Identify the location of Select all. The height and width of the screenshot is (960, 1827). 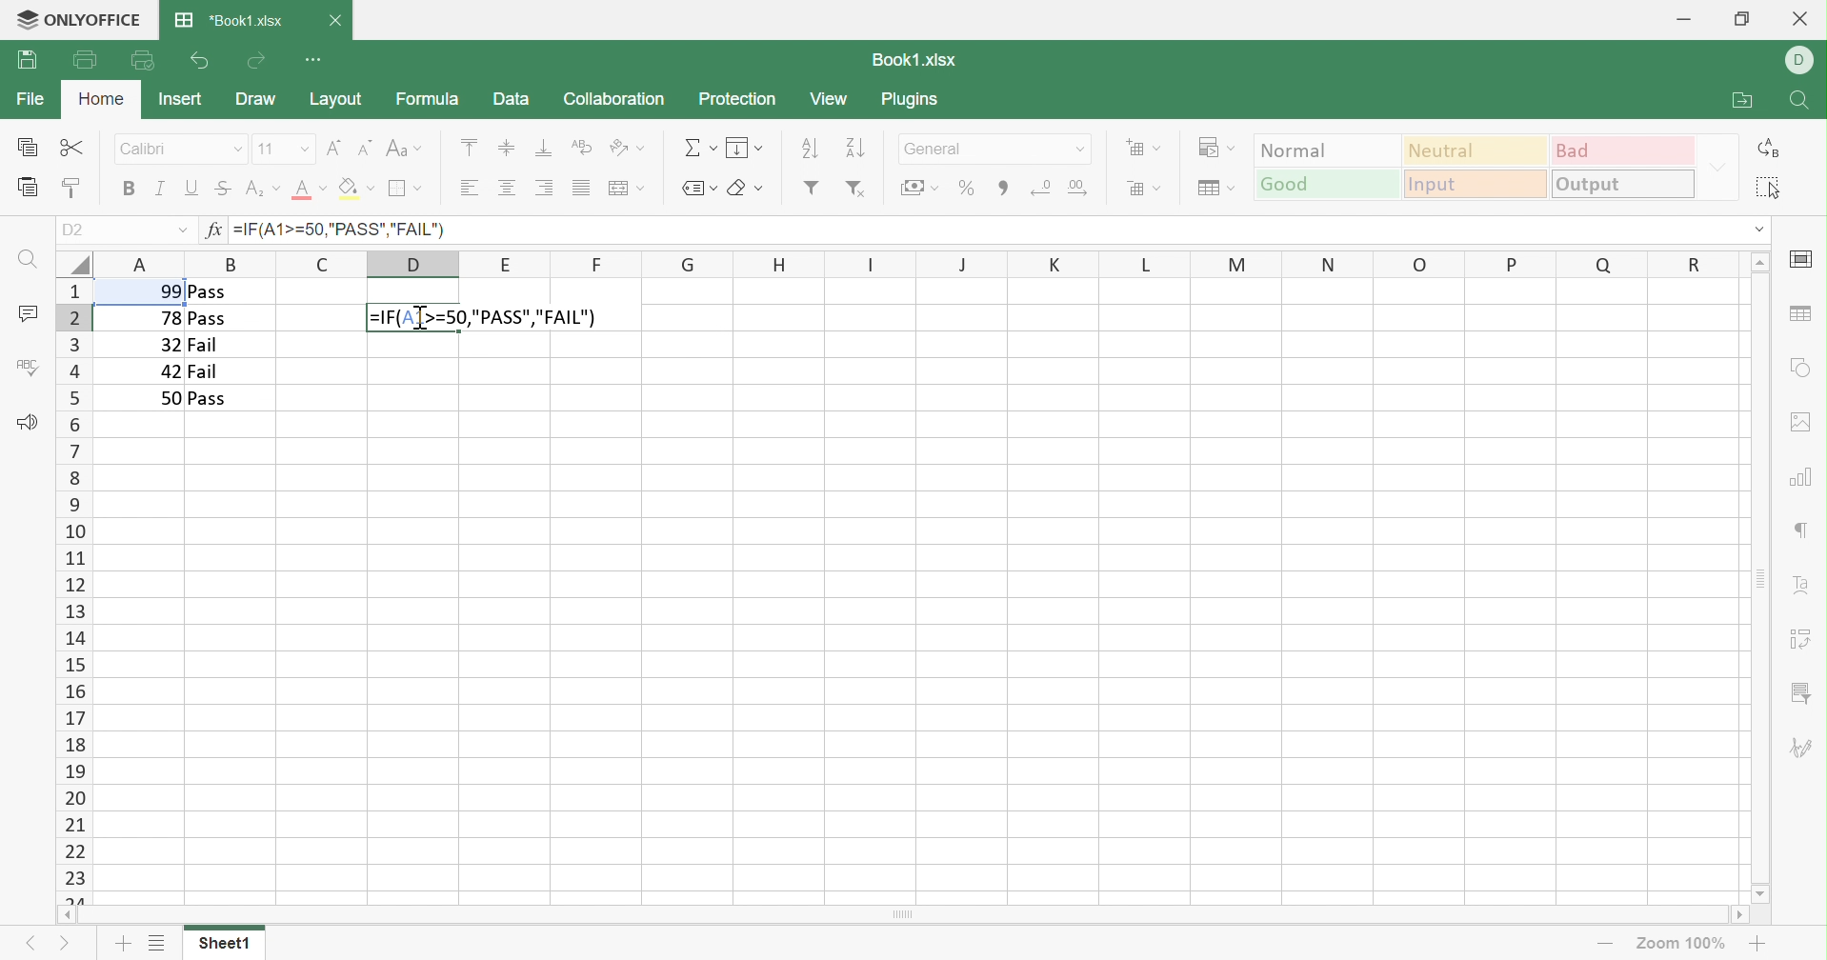
(1769, 187).